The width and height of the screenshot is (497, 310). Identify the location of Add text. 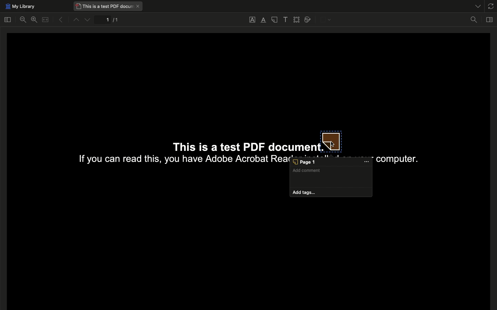
(285, 20).